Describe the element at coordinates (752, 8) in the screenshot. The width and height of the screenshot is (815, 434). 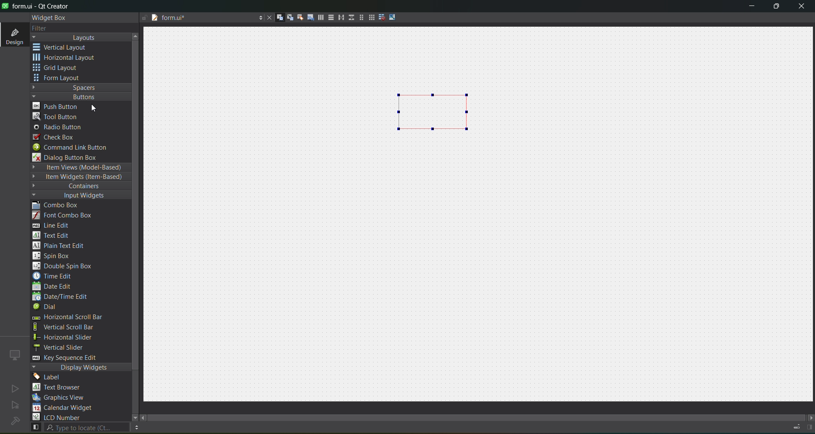
I see `minimize` at that location.